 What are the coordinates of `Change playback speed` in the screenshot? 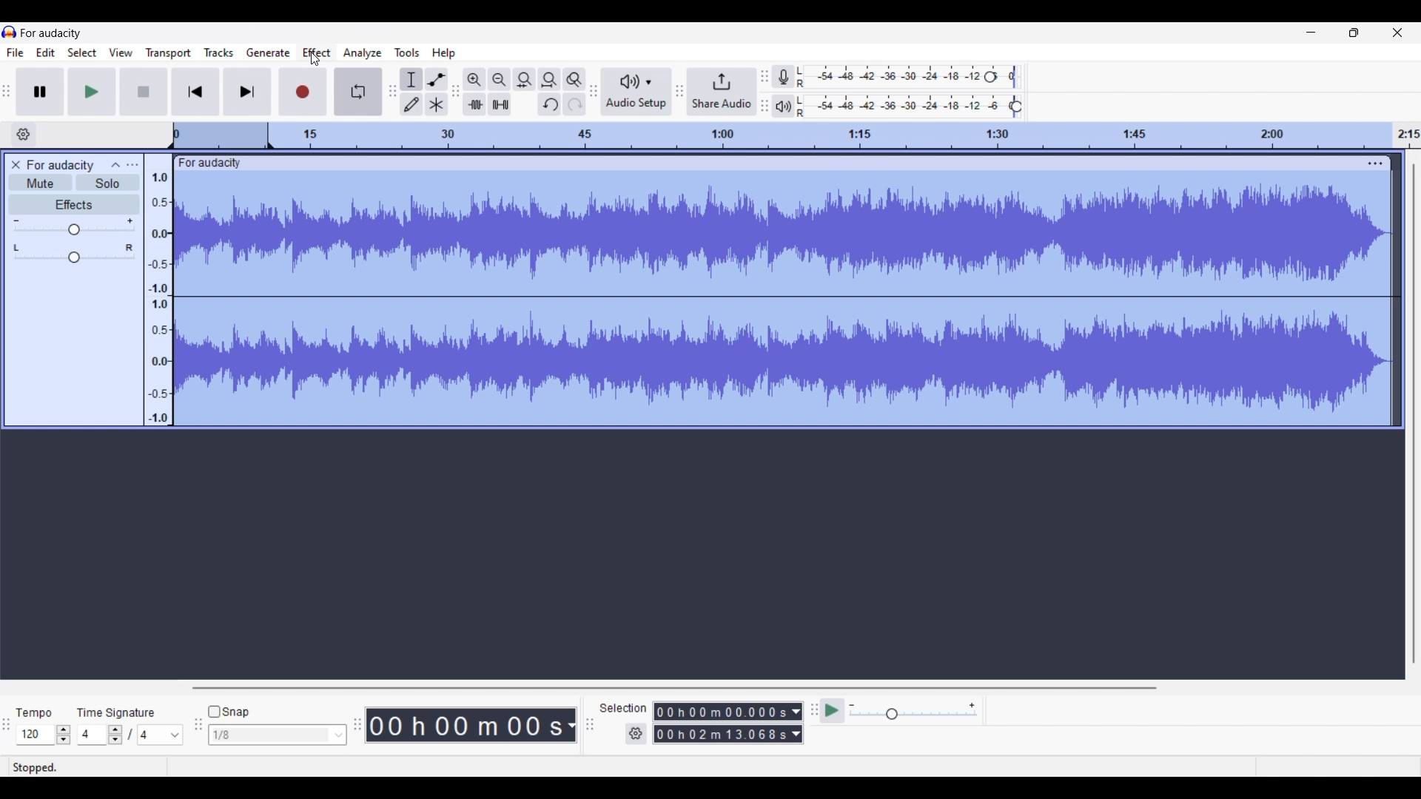 It's located at (913, 715).